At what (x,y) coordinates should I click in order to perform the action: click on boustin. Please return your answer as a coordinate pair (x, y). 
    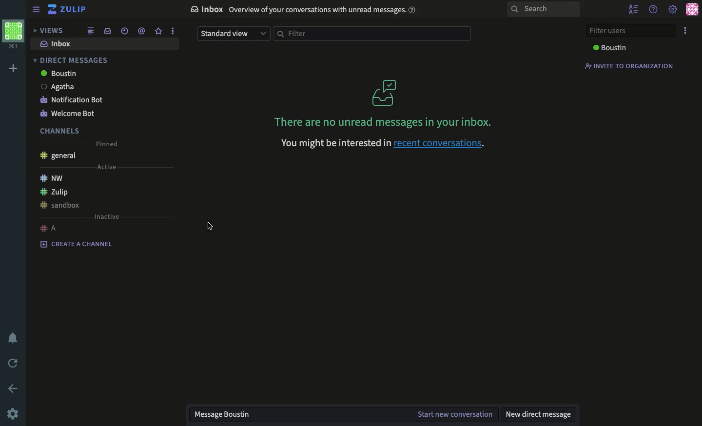
    Looking at the image, I should click on (60, 74).